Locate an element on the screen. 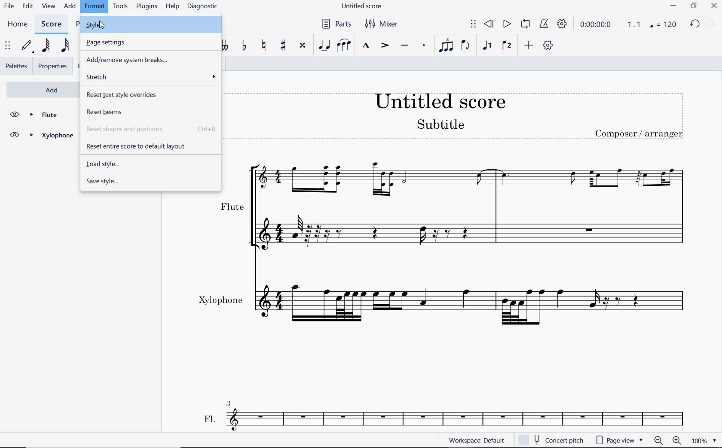 This screenshot has height=448, width=722. TOGGLE SHARP is located at coordinates (283, 46).